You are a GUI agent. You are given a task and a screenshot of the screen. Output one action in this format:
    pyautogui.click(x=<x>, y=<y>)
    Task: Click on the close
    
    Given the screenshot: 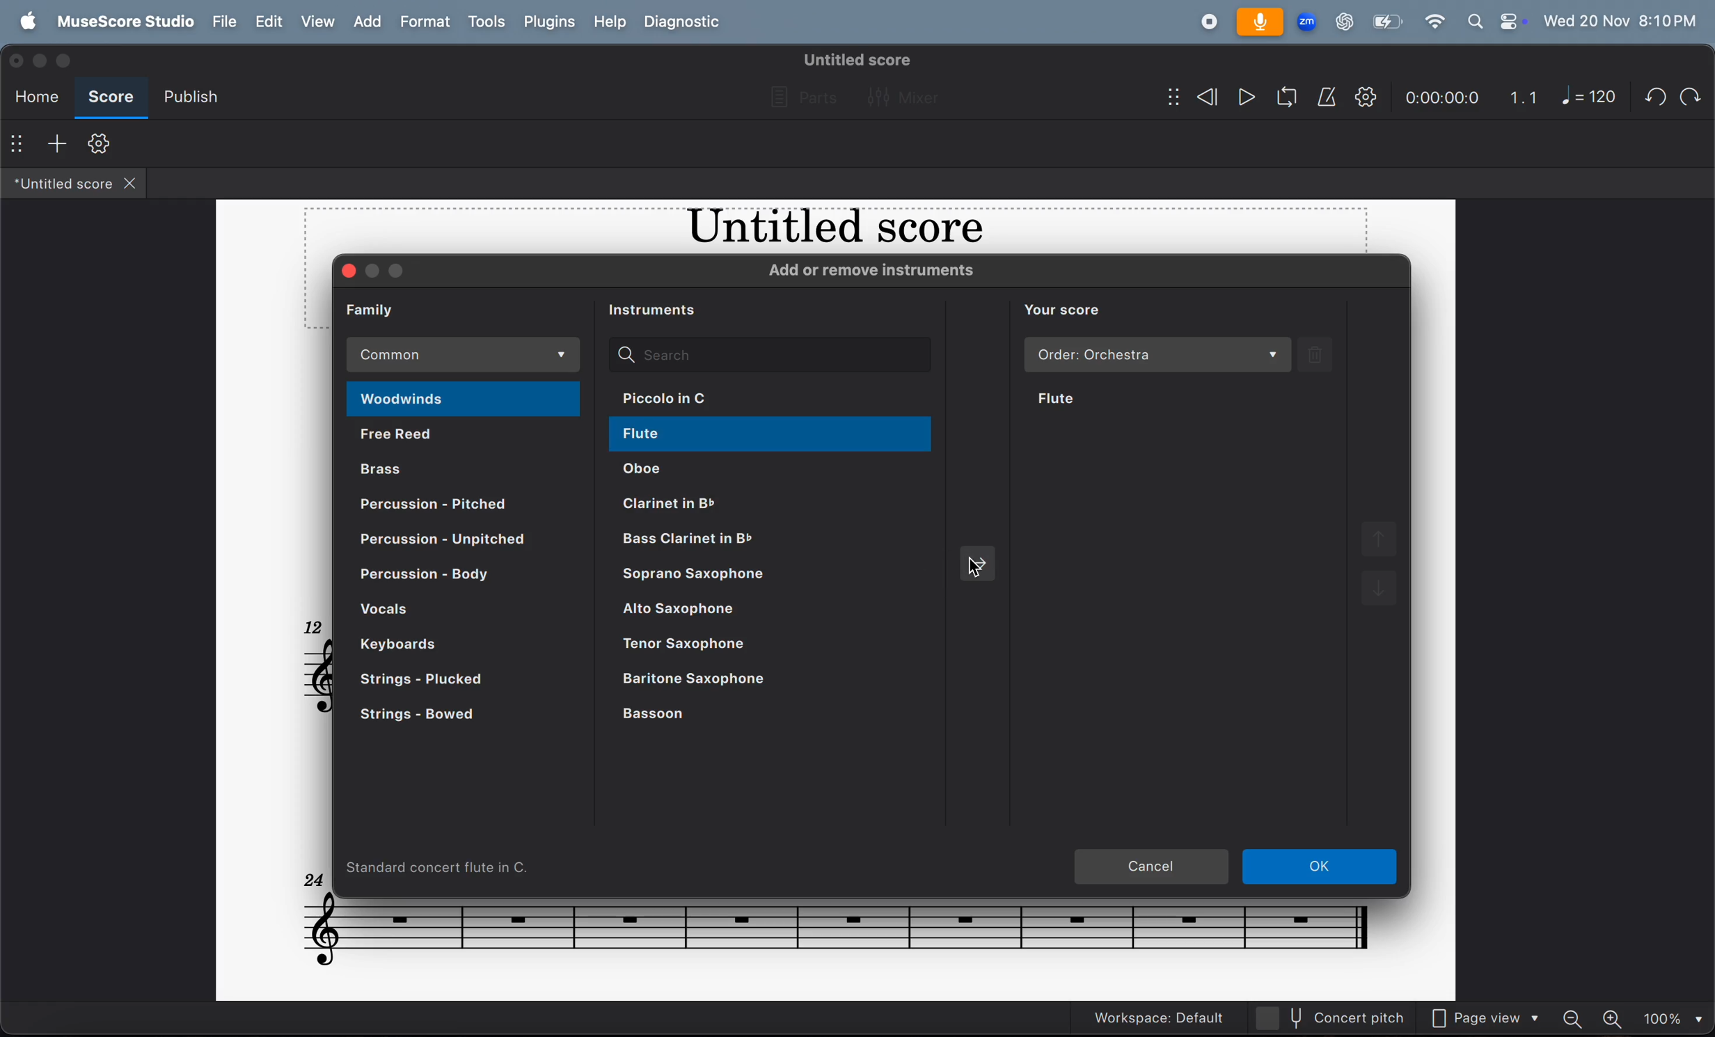 What is the action you would take?
    pyautogui.click(x=19, y=64)
    